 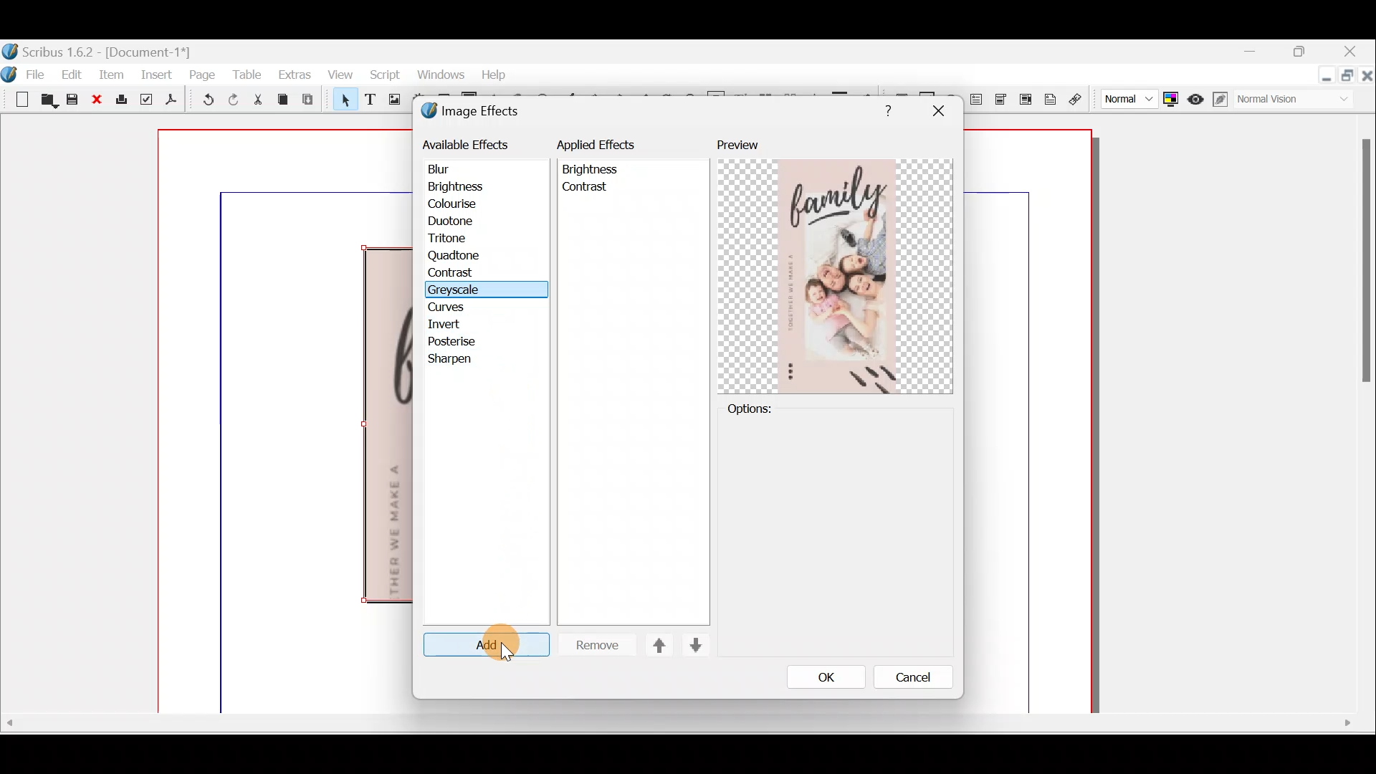 I want to click on invert, so click(x=453, y=325).